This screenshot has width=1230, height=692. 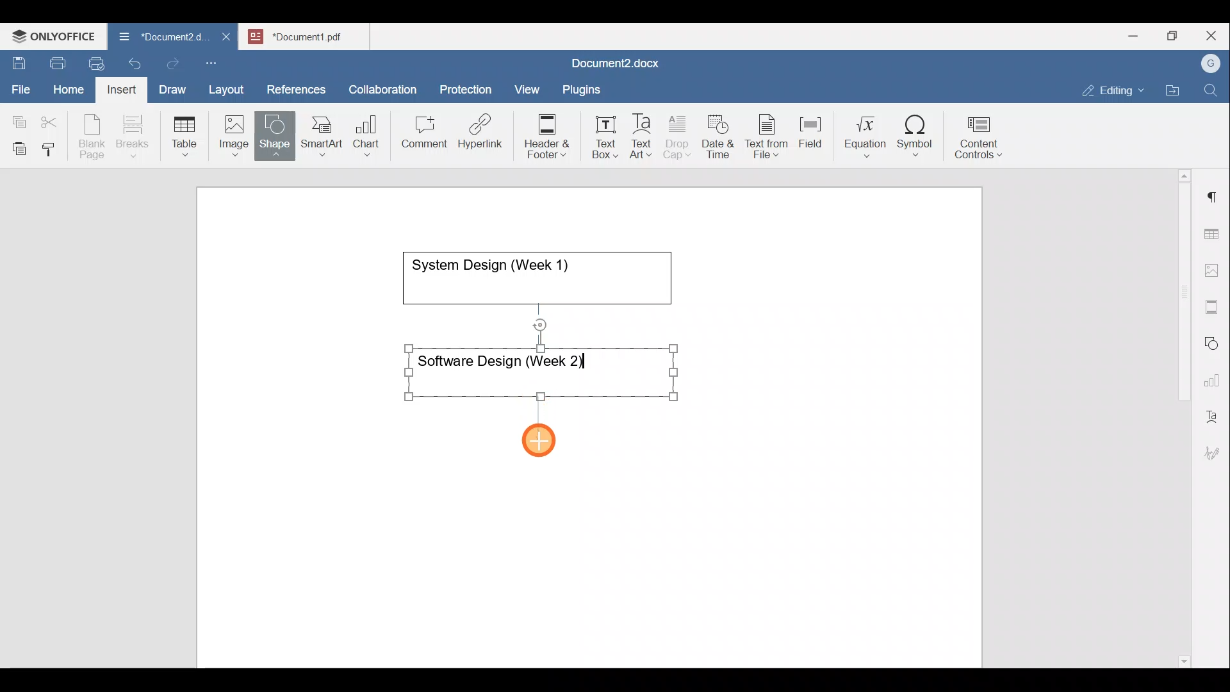 I want to click on Quick print, so click(x=93, y=62).